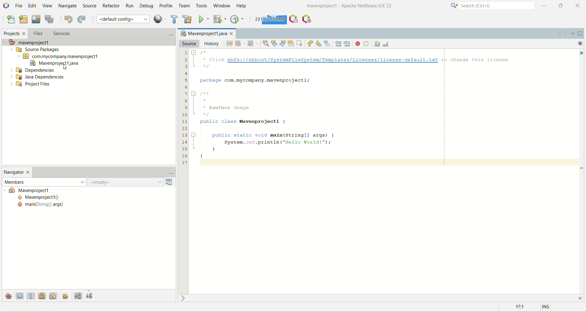  Describe the element at coordinates (148, 6) in the screenshot. I see `debug` at that location.